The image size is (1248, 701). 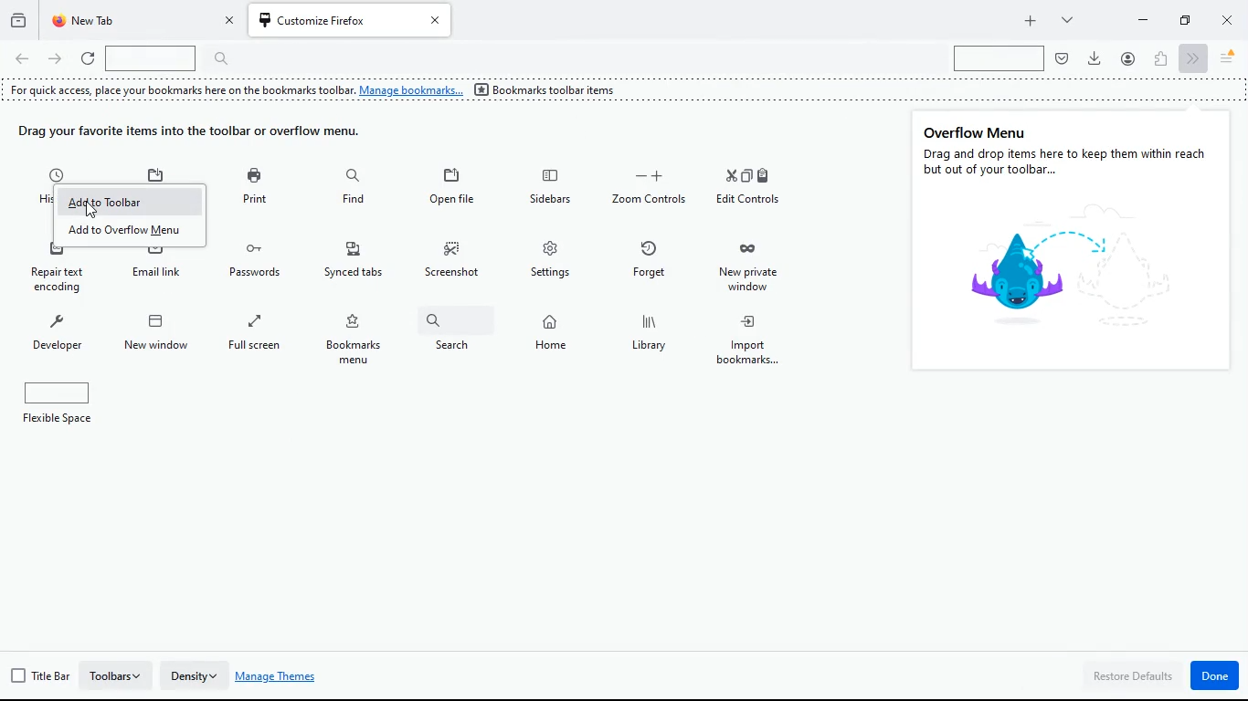 What do you see at coordinates (159, 339) in the screenshot?
I see `new window` at bounding box center [159, 339].